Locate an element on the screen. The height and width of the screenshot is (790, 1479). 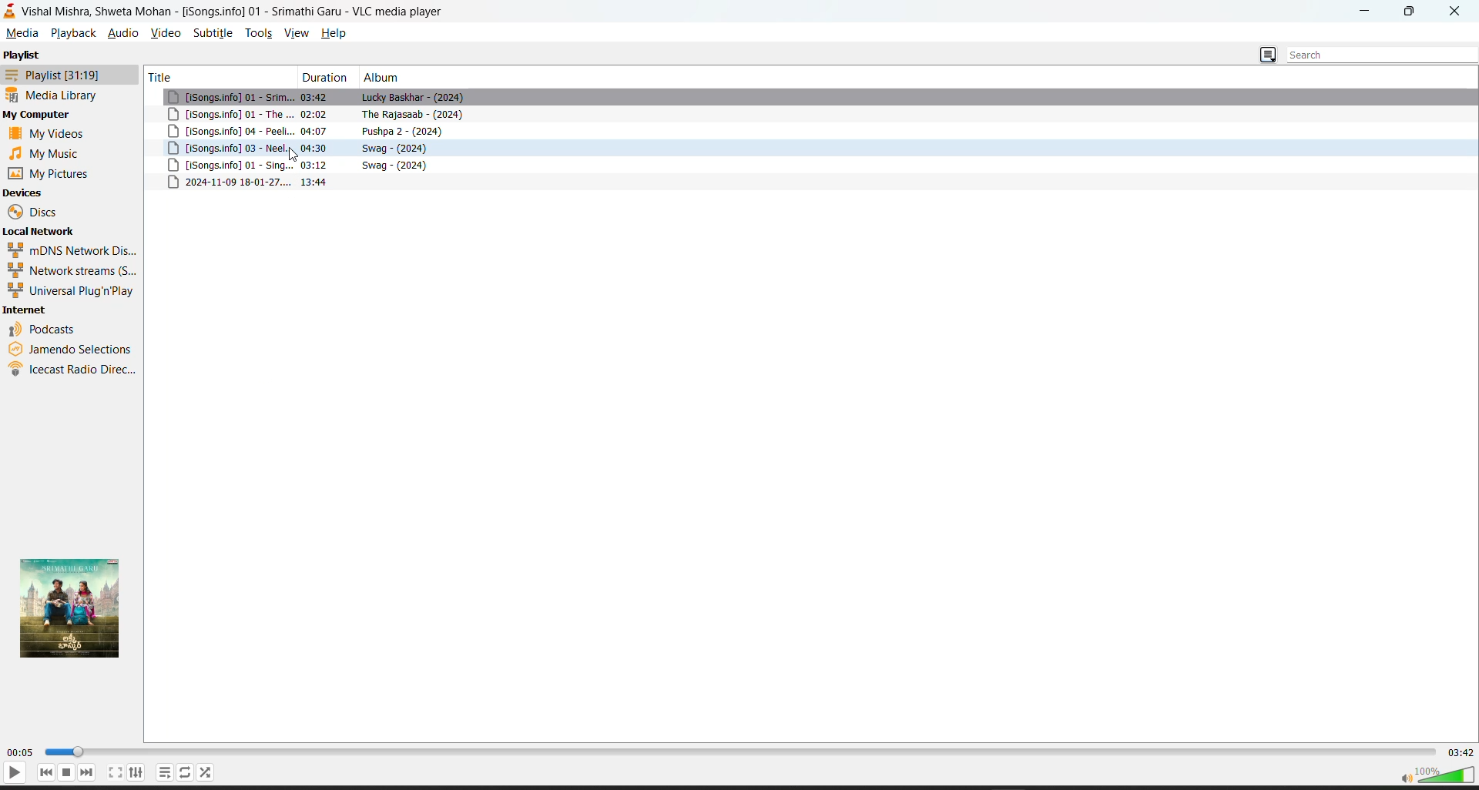
thumbnail is located at coordinates (76, 609).